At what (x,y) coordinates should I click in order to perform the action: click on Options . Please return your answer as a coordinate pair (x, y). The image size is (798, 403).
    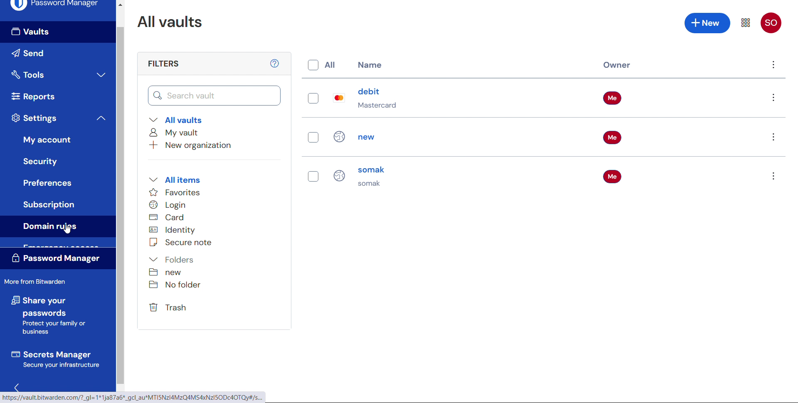
    Looking at the image, I should click on (774, 64).